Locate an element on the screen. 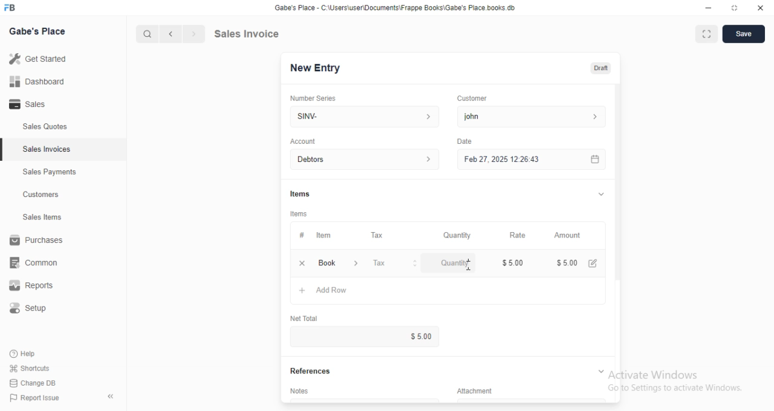 The width and height of the screenshot is (774, 411). Book is located at coordinates (340, 264).